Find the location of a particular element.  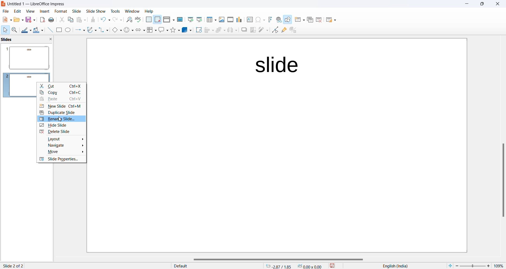

line and arrows is located at coordinates (79, 30).